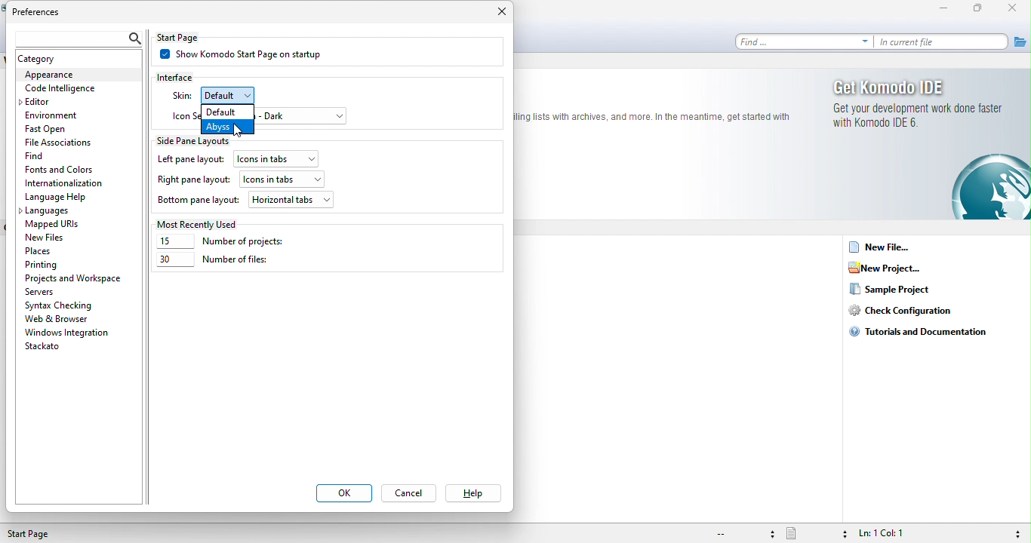 Image resolution: width=1031 pixels, height=543 pixels. What do you see at coordinates (193, 181) in the screenshot?
I see `right pane layout` at bounding box center [193, 181].